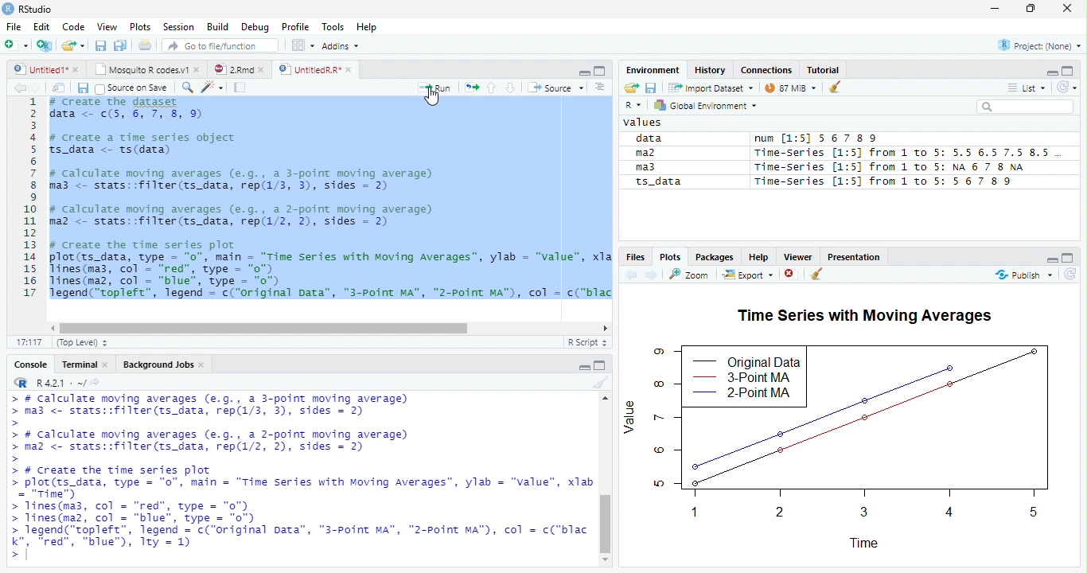 This screenshot has height=573, width=1087. What do you see at coordinates (705, 106) in the screenshot?
I see `Global Environment` at bounding box center [705, 106].